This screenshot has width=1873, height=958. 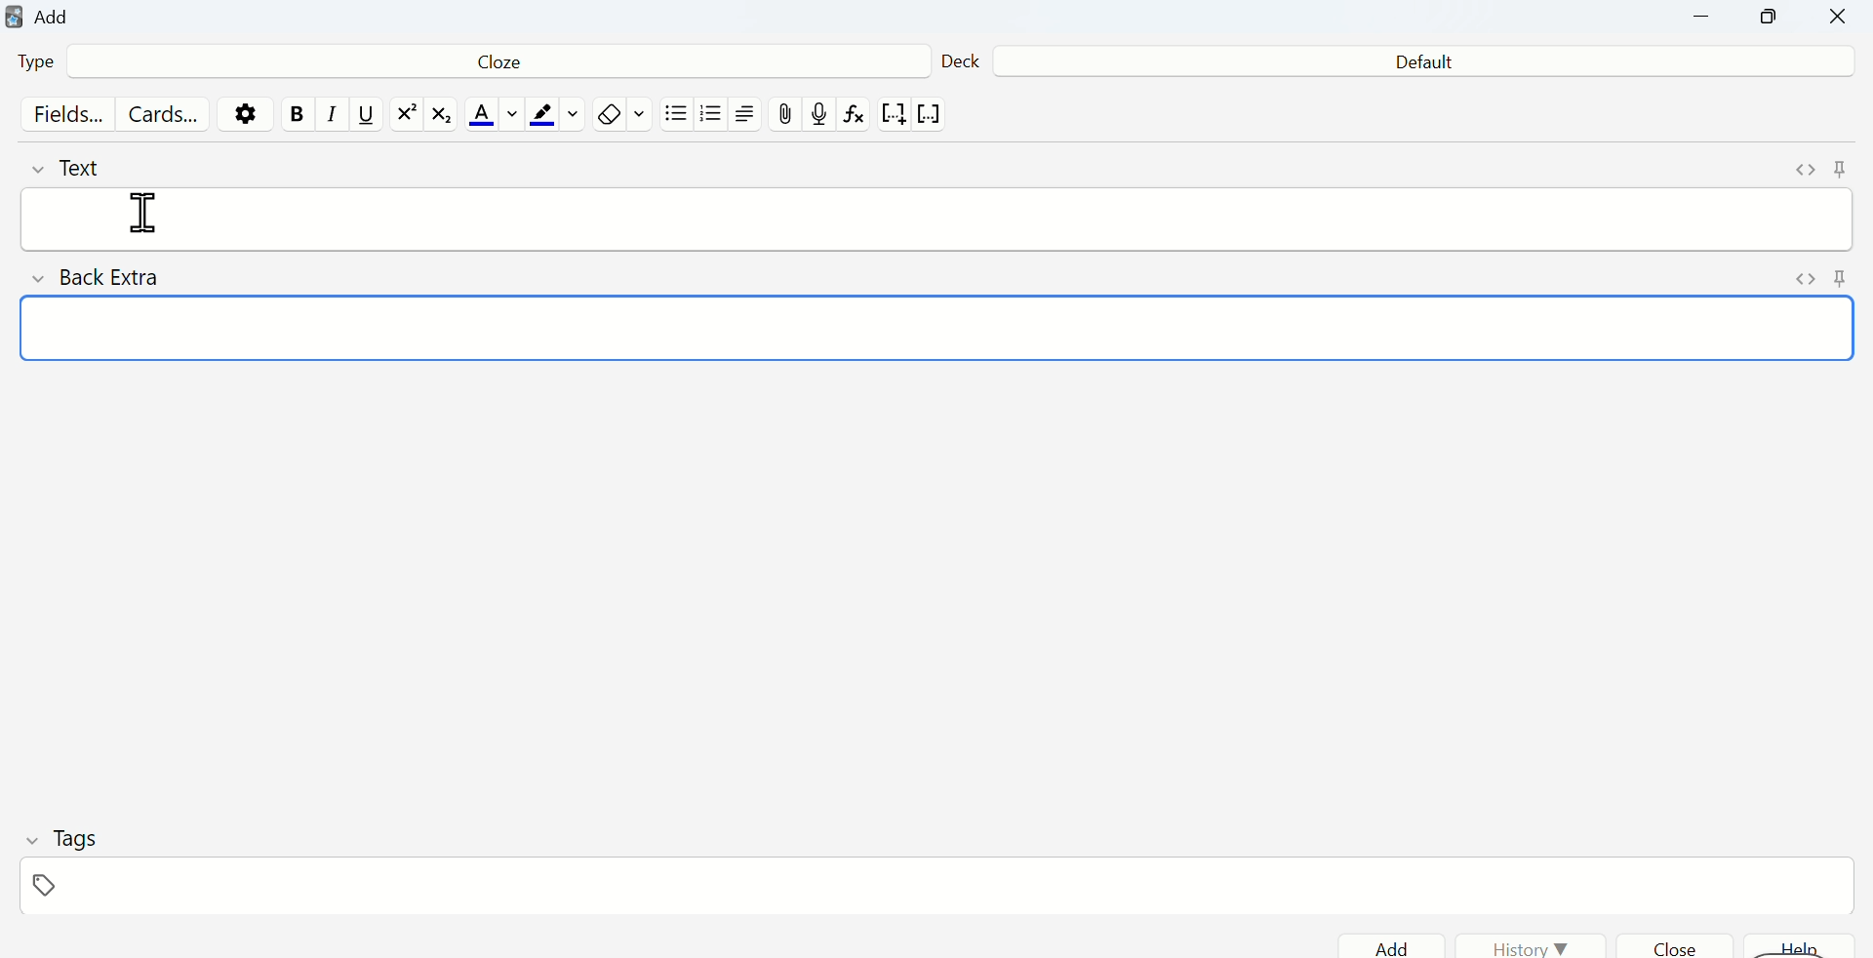 What do you see at coordinates (949, 330) in the screenshot?
I see `Input field` at bounding box center [949, 330].